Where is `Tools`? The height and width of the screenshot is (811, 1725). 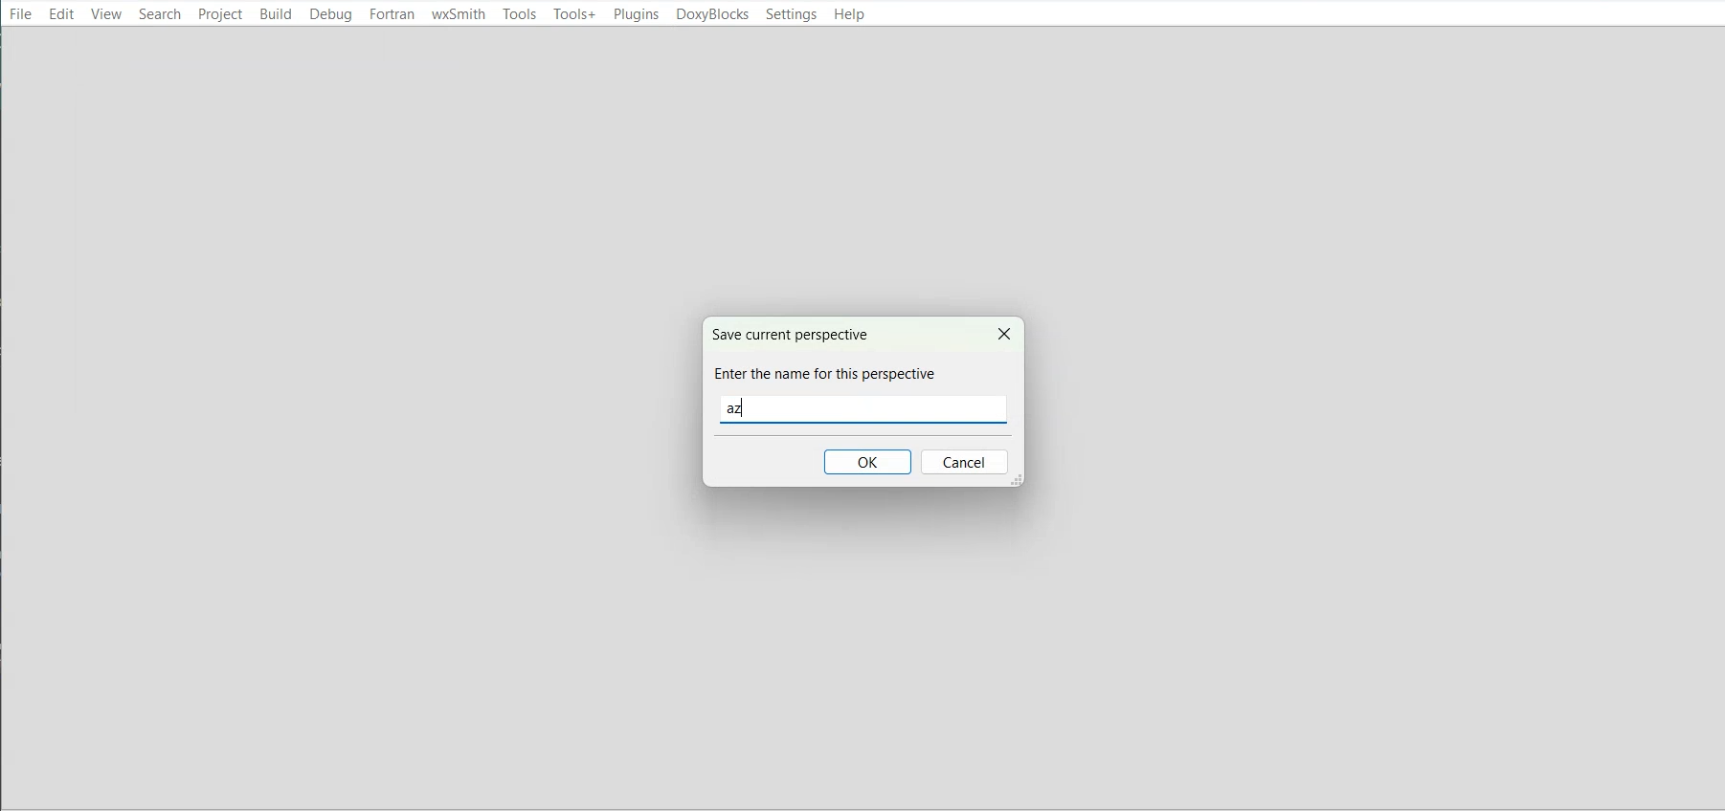 Tools is located at coordinates (519, 13).